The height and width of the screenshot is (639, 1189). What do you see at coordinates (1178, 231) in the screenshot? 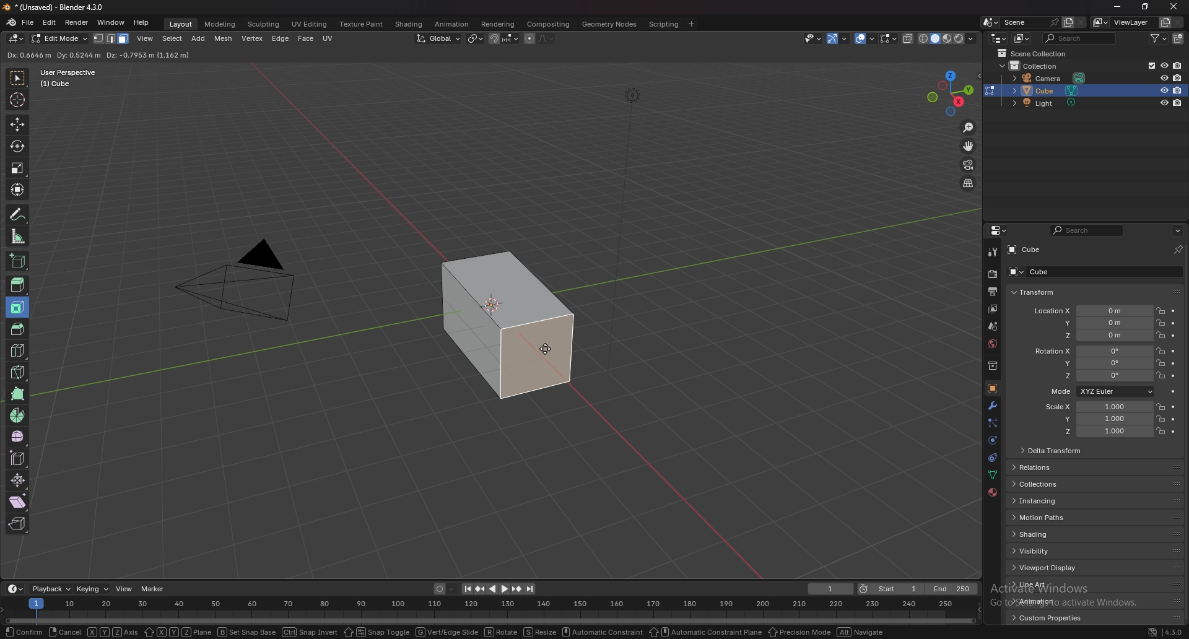
I see `options` at bounding box center [1178, 231].